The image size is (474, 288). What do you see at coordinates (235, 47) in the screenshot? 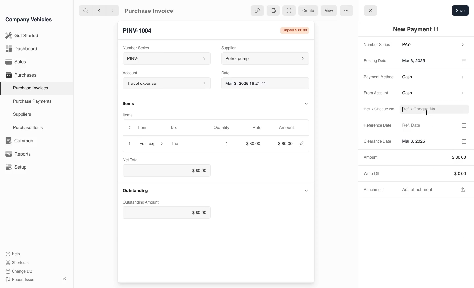
I see `Supplier` at bounding box center [235, 47].